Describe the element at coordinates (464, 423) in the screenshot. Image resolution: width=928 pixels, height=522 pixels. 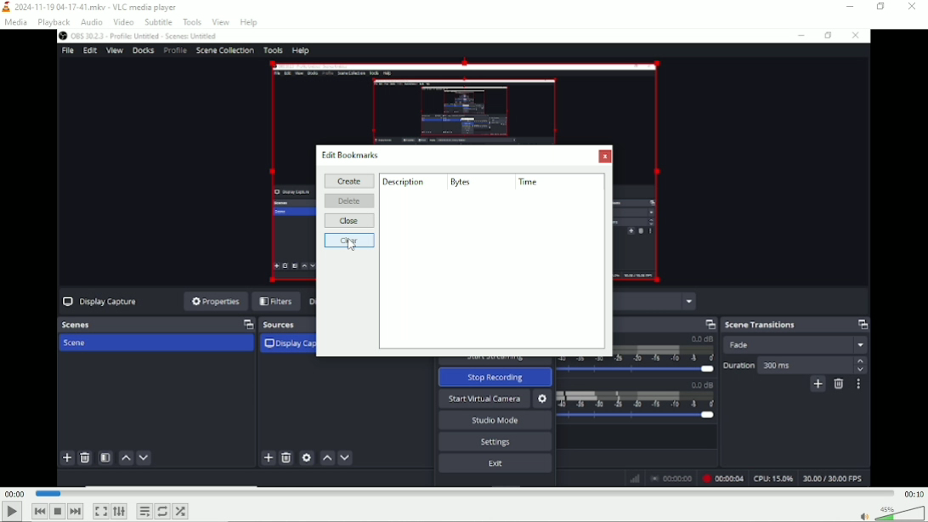
I see `Video` at that location.